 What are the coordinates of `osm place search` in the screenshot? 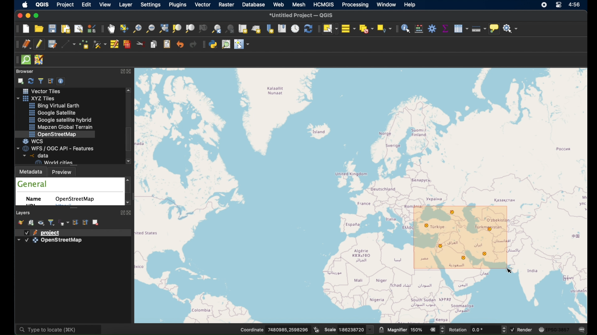 It's located at (227, 44).